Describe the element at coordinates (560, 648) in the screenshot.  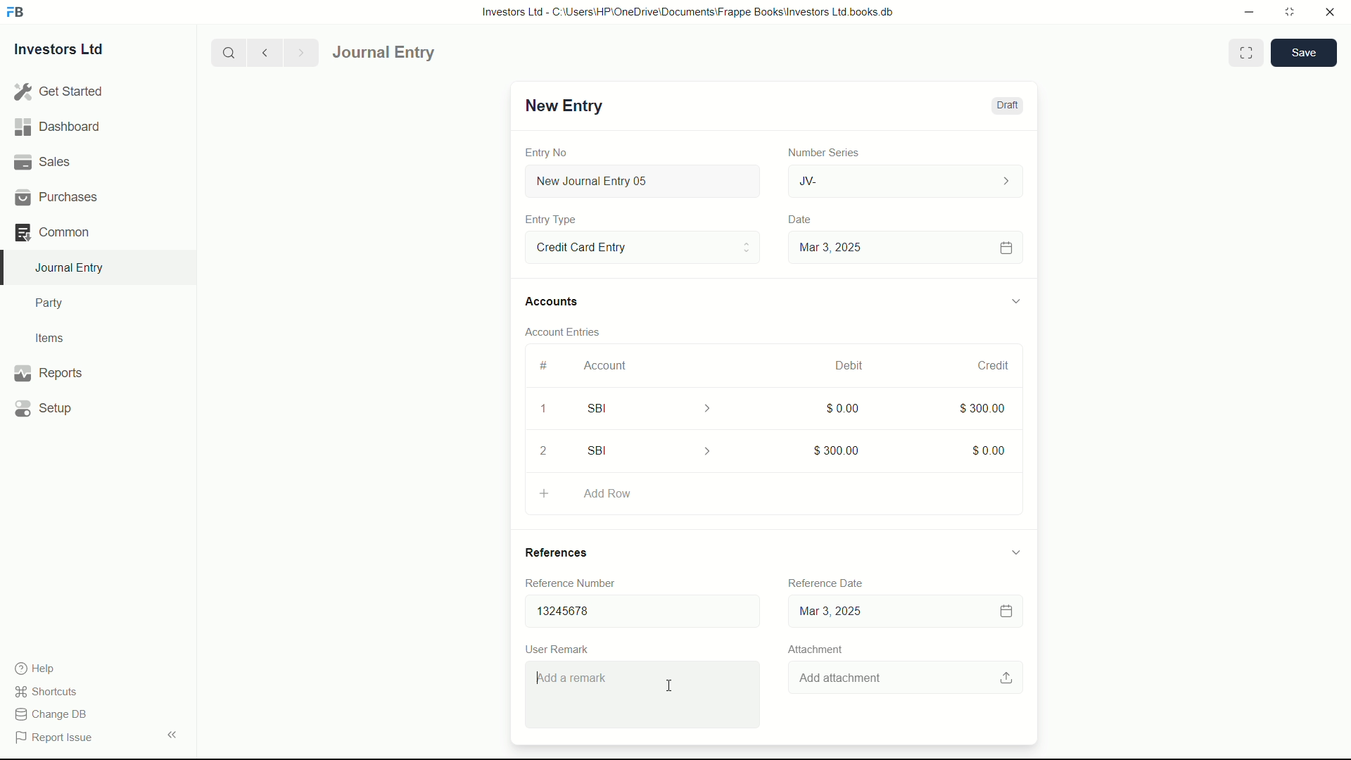
I see `User Remark` at that location.